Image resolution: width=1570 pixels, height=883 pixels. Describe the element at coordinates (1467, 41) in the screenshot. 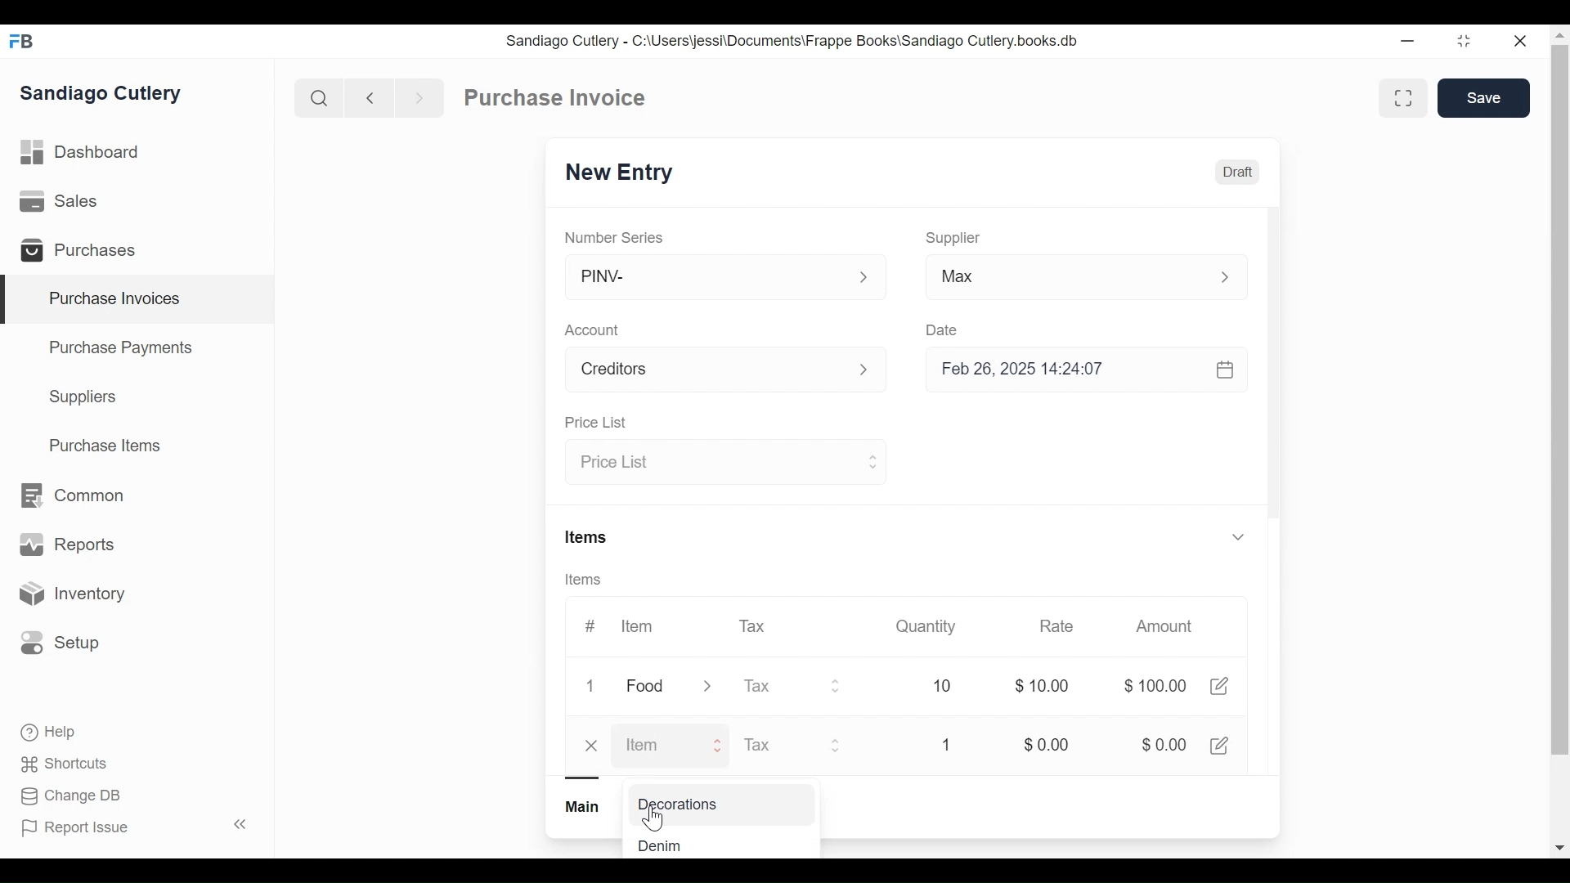

I see `restore` at that location.